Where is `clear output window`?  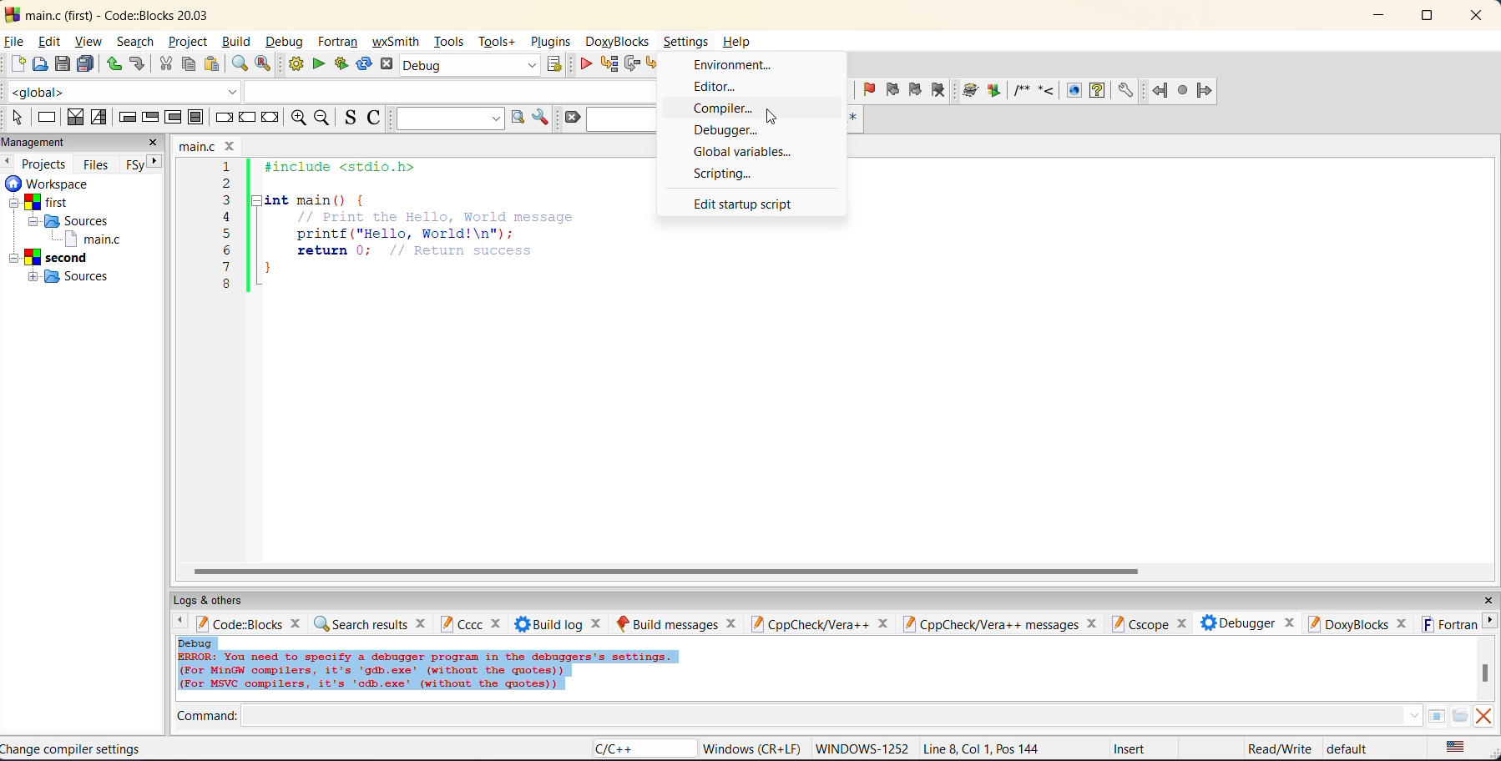
clear output window is located at coordinates (1486, 718).